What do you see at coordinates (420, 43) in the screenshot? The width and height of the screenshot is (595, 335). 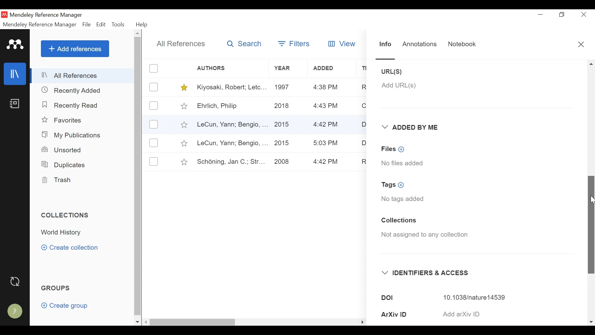 I see `Annotations` at bounding box center [420, 43].